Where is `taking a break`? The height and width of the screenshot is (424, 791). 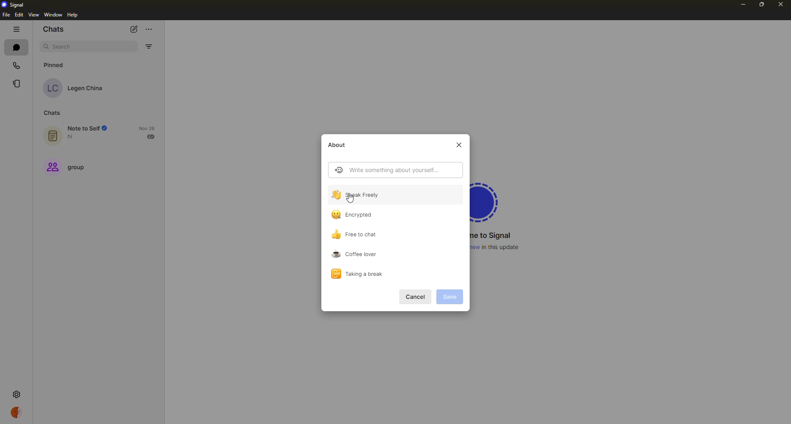
taking a break is located at coordinates (357, 273).